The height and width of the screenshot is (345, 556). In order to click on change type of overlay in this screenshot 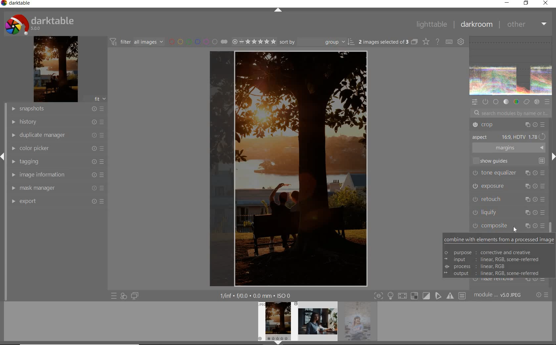, I will do `click(426, 41)`.